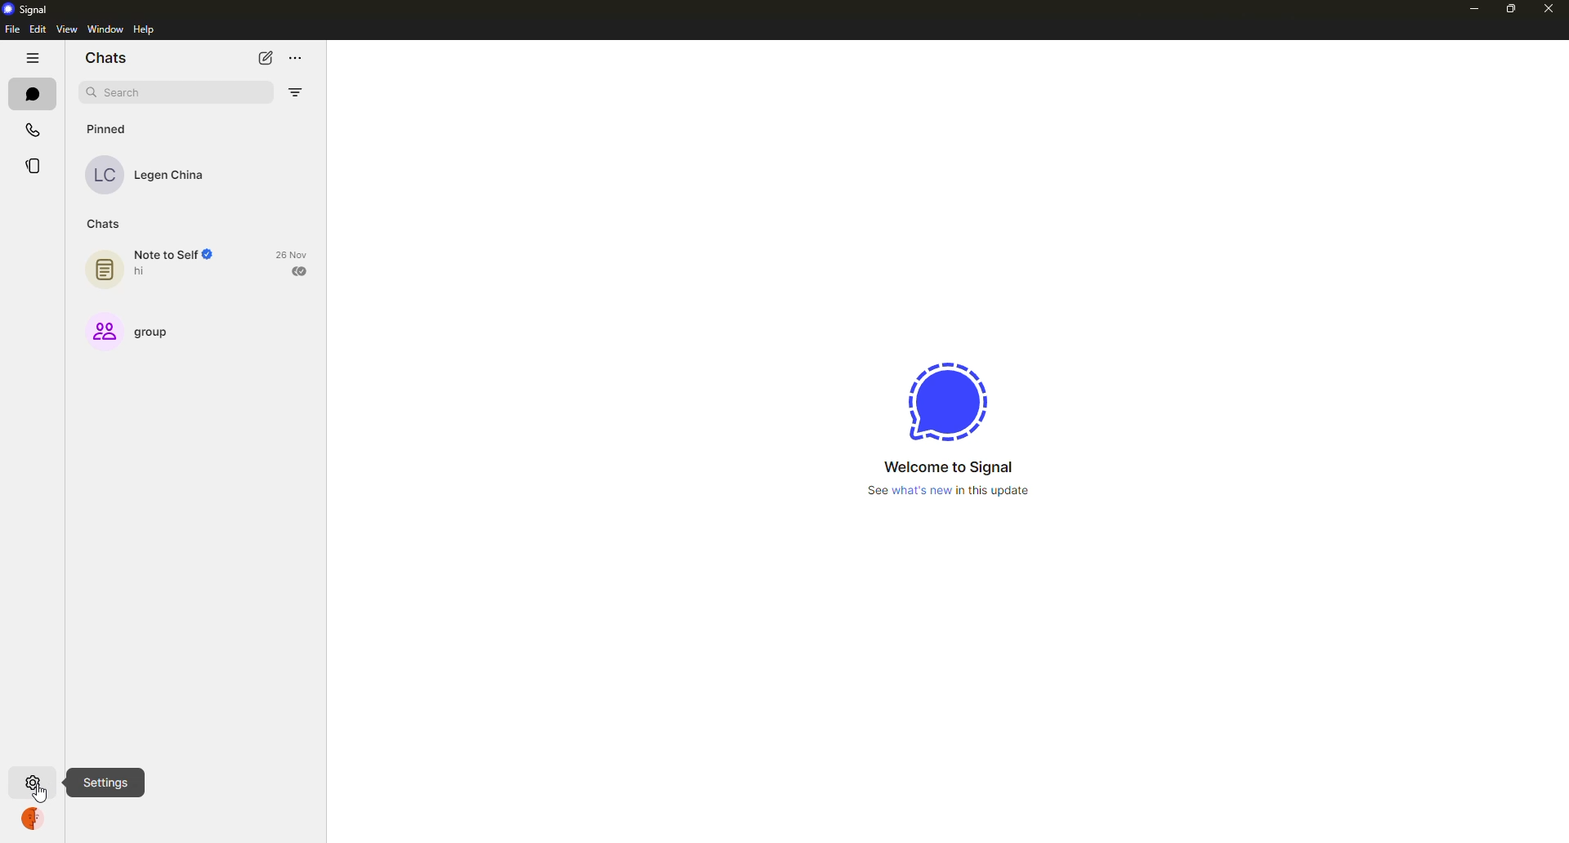  What do you see at coordinates (945, 466) in the screenshot?
I see `Welcome to Signal` at bounding box center [945, 466].